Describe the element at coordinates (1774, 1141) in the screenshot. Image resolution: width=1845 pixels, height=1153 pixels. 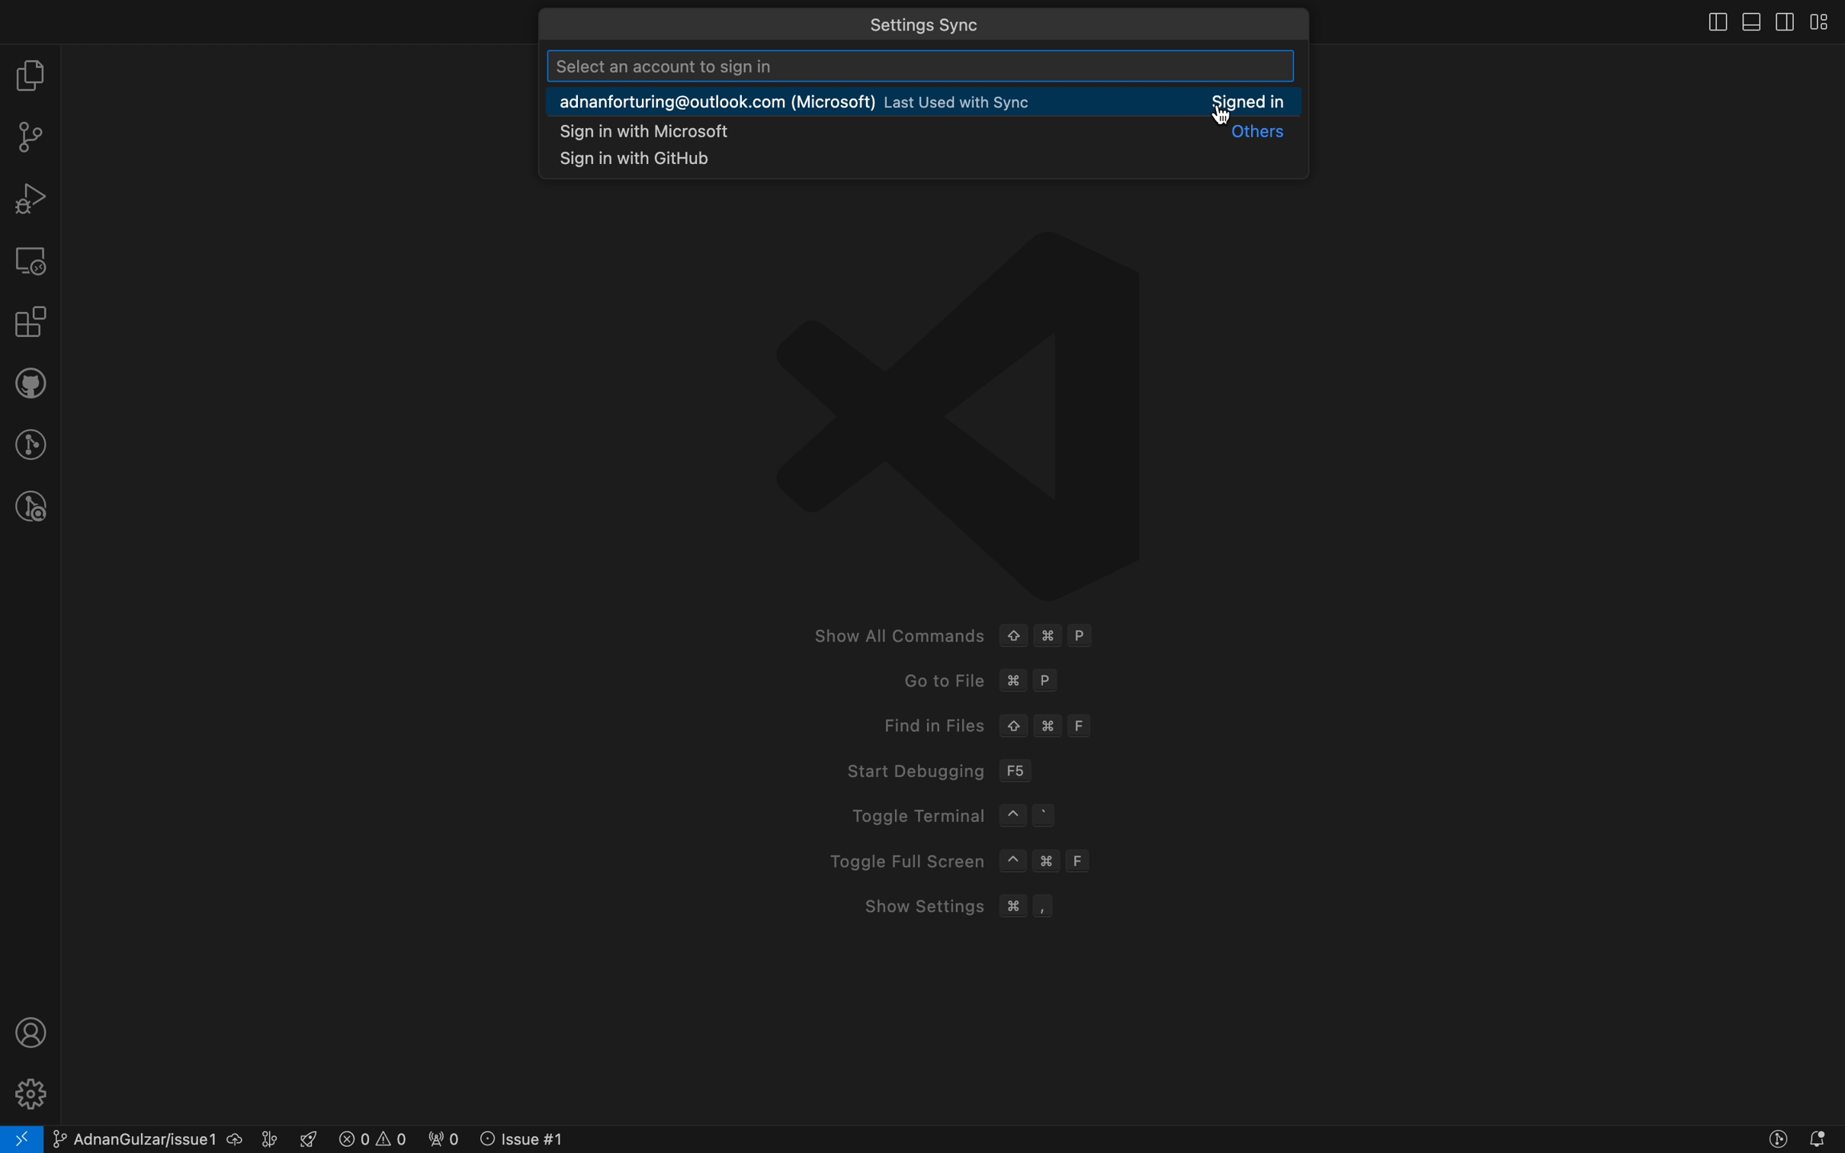
I see `` at that location.